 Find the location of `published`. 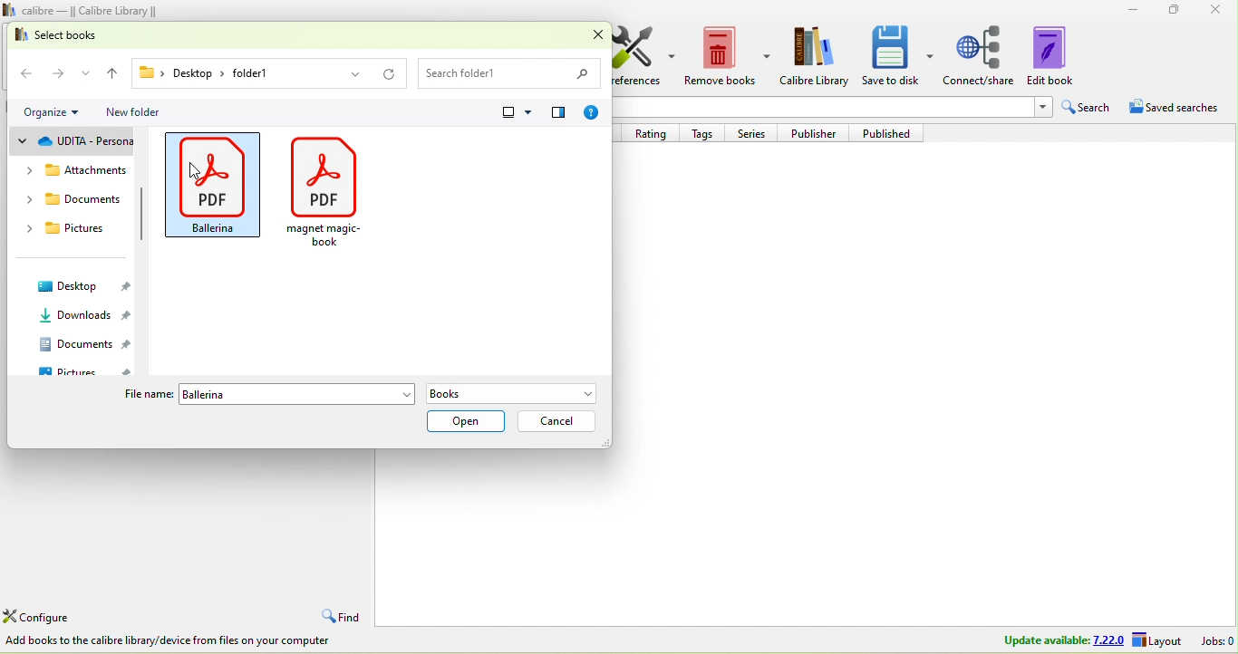

published is located at coordinates (893, 133).